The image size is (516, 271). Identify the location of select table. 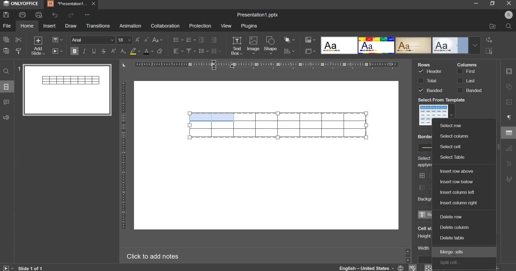
(453, 156).